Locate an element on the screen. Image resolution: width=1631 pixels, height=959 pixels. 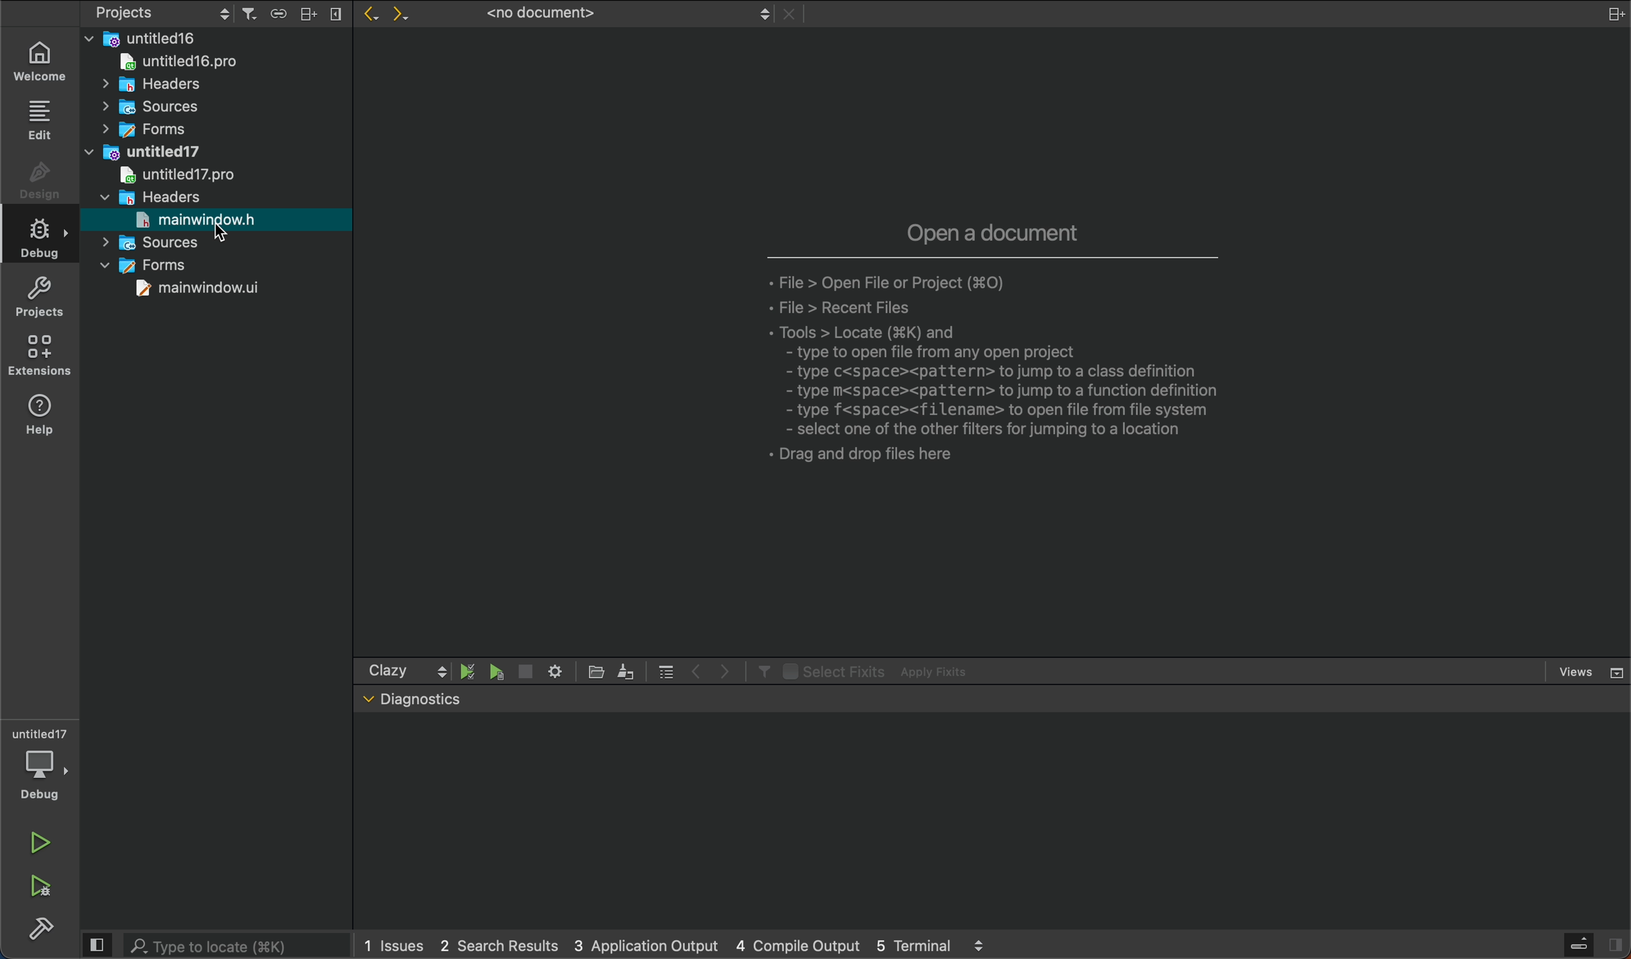
+ File > Open File or Project (880)

« File > Recent Files

» Tools > Locate (38K) and
- type to open file from any open project
- type c<space><pattern> to jump to a class definition
- type m<space><pattern> to jump to a function definition
- type f<space><filename> to open file from file system
- select one of the other filters for jumping to a location

+ Drag and drop files here is located at coordinates (1014, 375).